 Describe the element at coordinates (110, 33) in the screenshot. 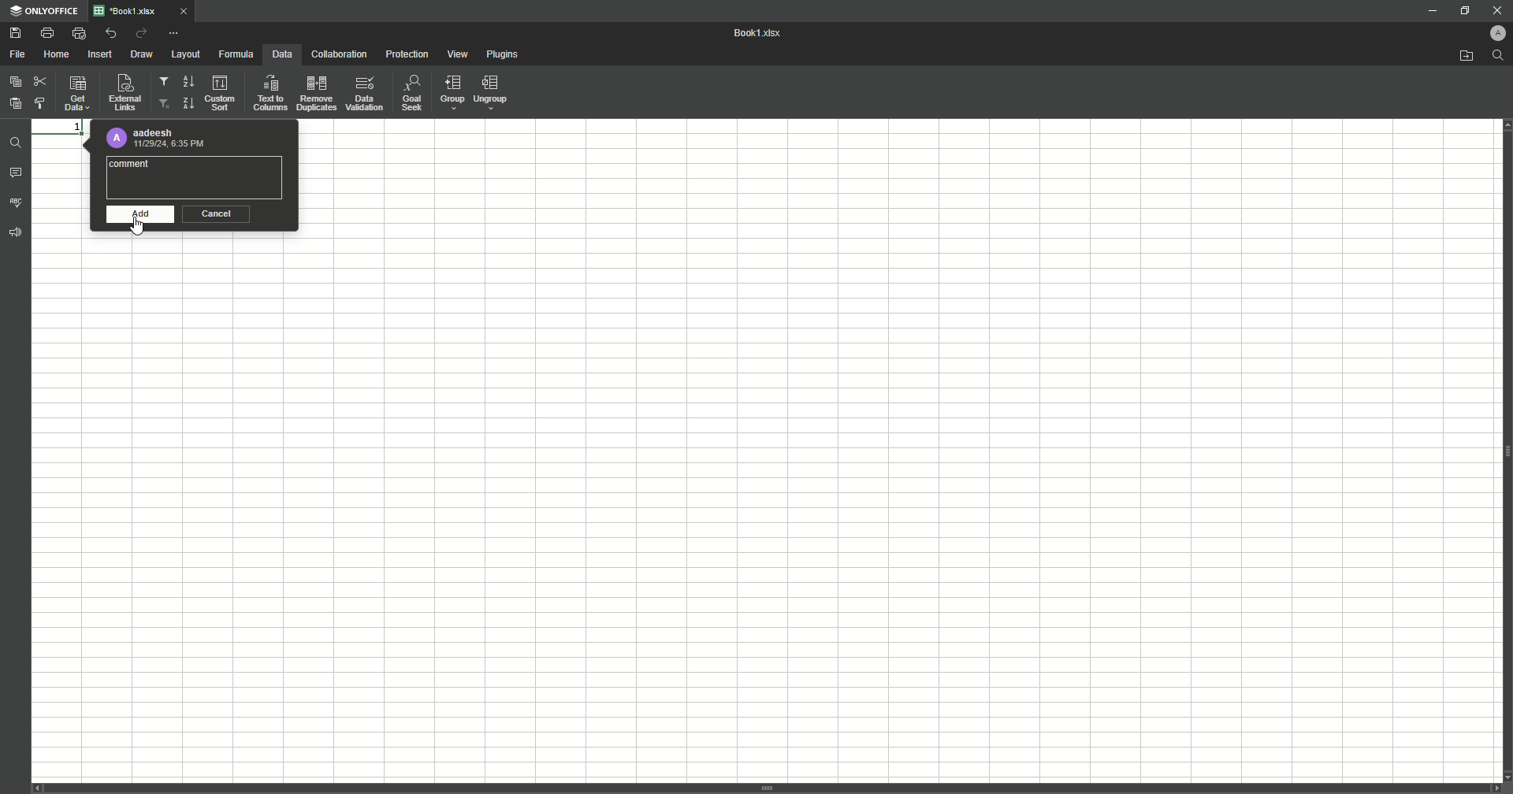

I see `Undo` at that location.